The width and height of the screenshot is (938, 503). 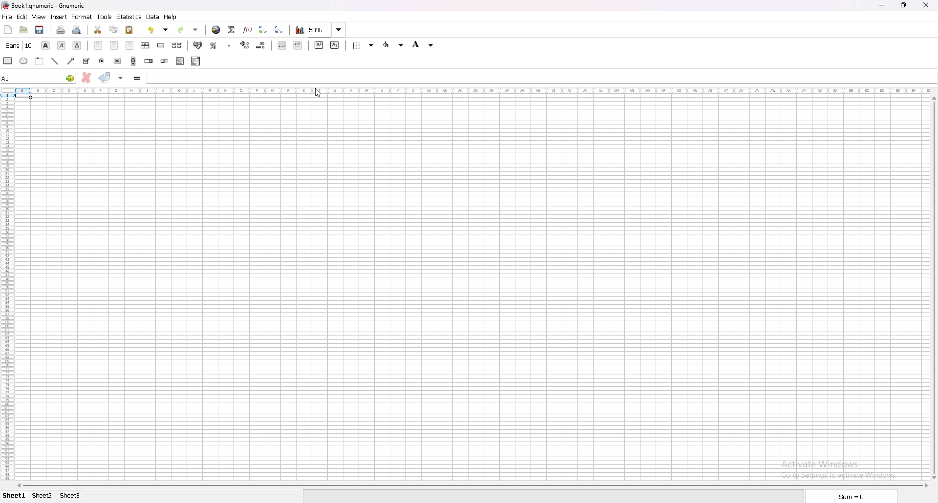 What do you see at coordinates (171, 18) in the screenshot?
I see `help` at bounding box center [171, 18].